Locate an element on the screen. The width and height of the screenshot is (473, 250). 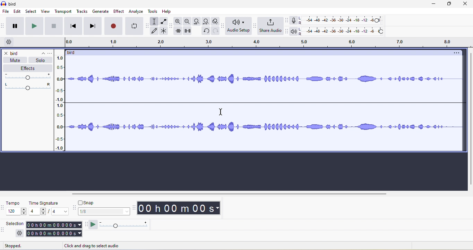
timer is located at coordinates (179, 208).